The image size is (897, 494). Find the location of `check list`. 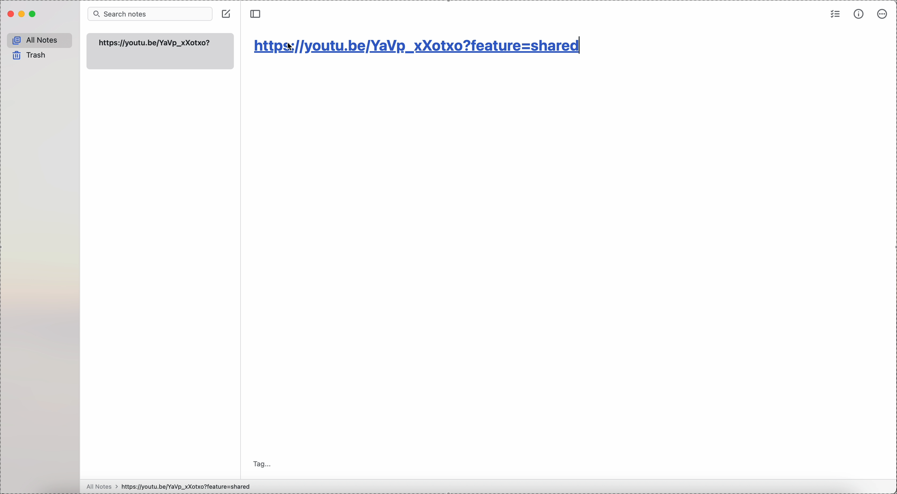

check list is located at coordinates (834, 16).